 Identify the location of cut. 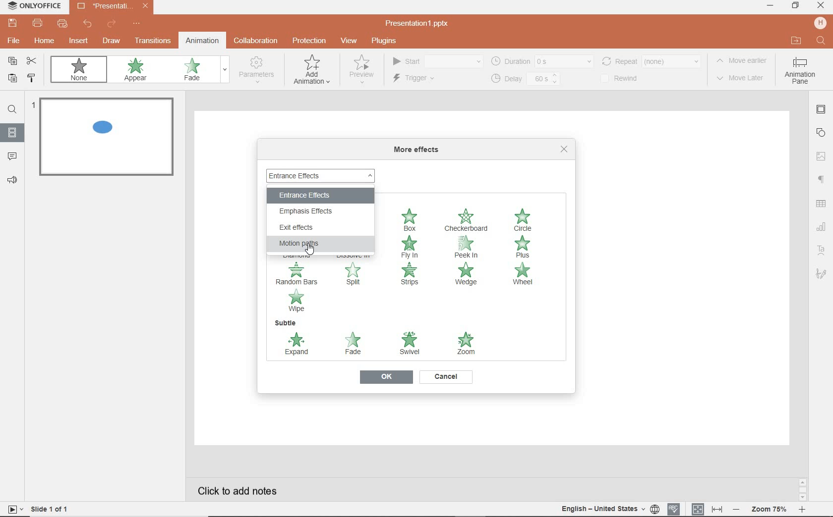
(34, 61).